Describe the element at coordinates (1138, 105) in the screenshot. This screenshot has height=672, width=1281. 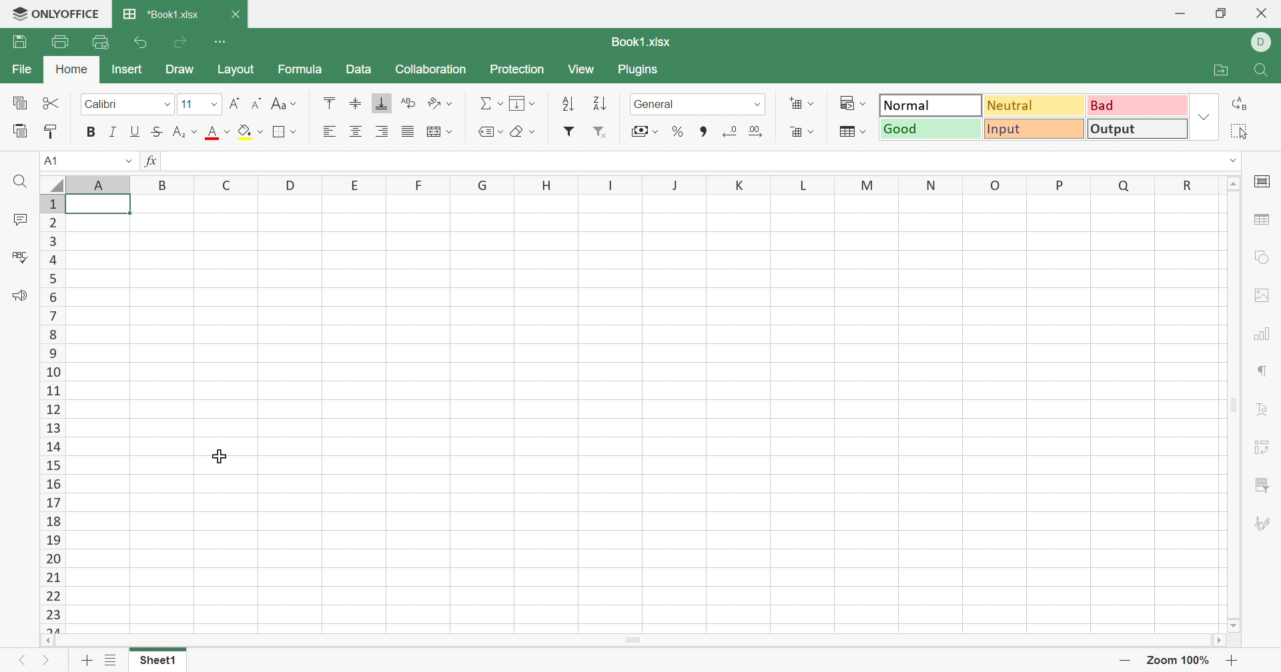
I see `Bad` at that location.